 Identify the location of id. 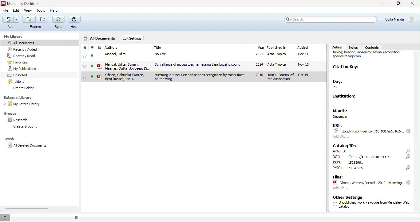
(368, 156).